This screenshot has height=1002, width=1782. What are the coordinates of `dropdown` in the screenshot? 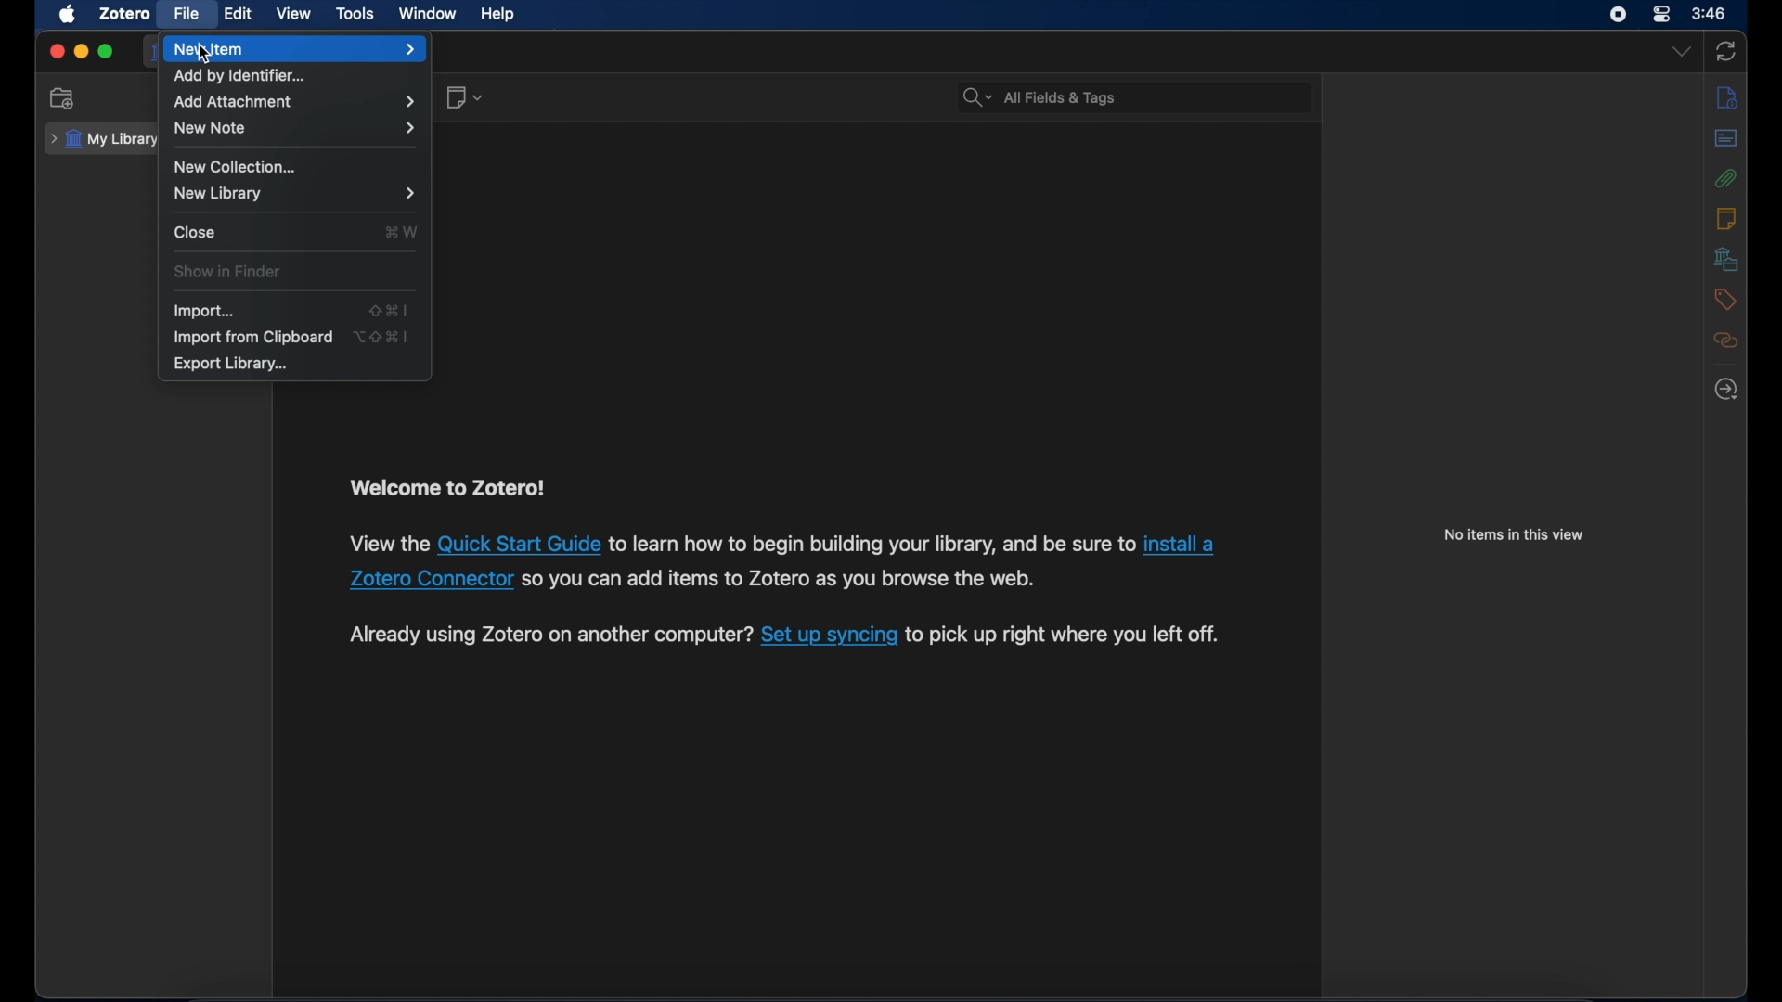 It's located at (1682, 51).